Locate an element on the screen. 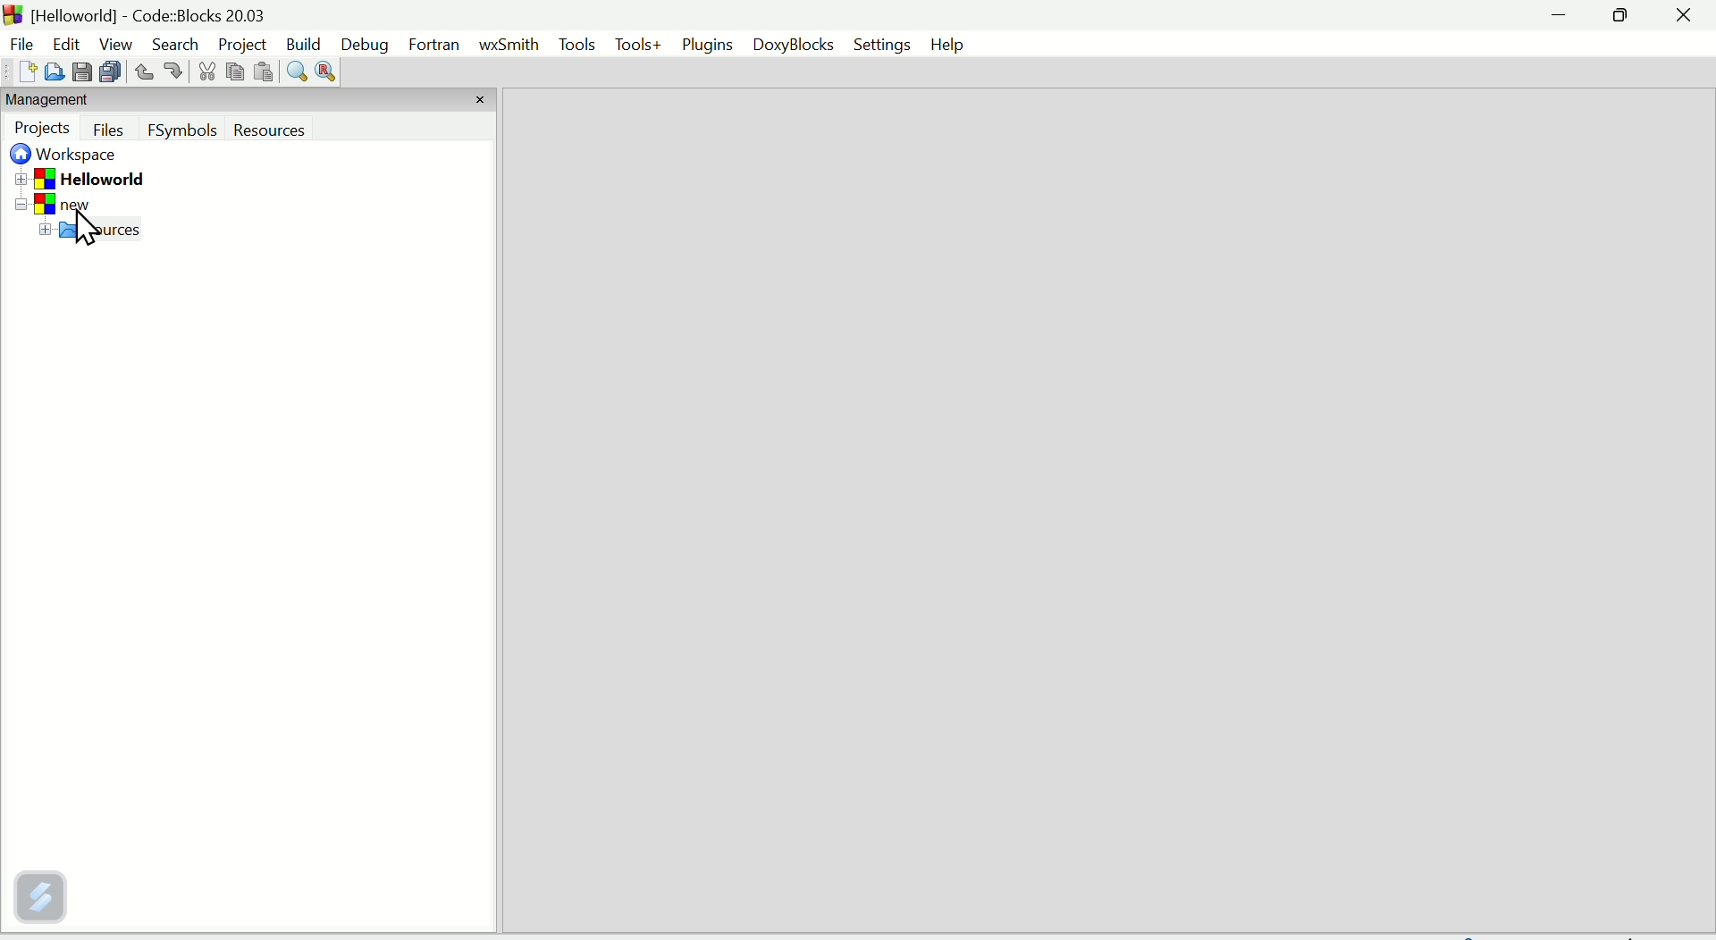   is located at coordinates (172, 71).